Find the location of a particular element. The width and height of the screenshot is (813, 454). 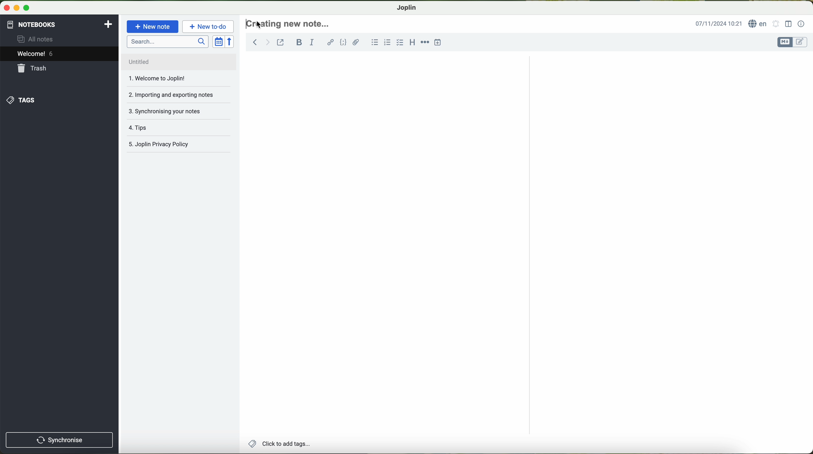

Joplin is located at coordinates (406, 8).